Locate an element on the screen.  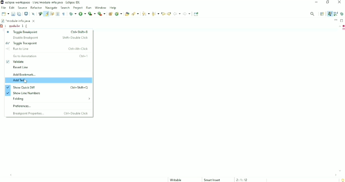
Pin Editor is located at coordinates (197, 14).